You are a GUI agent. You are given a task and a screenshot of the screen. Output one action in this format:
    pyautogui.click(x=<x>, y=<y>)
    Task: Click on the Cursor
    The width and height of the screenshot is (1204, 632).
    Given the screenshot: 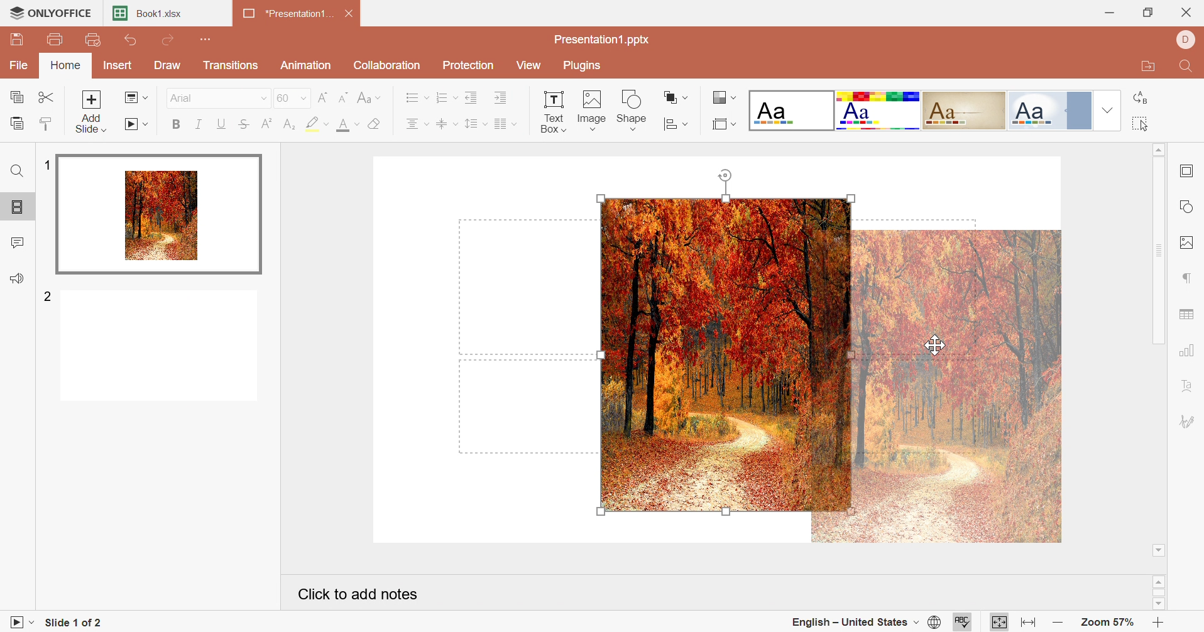 What is the action you would take?
    pyautogui.click(x=939, y=343)
    